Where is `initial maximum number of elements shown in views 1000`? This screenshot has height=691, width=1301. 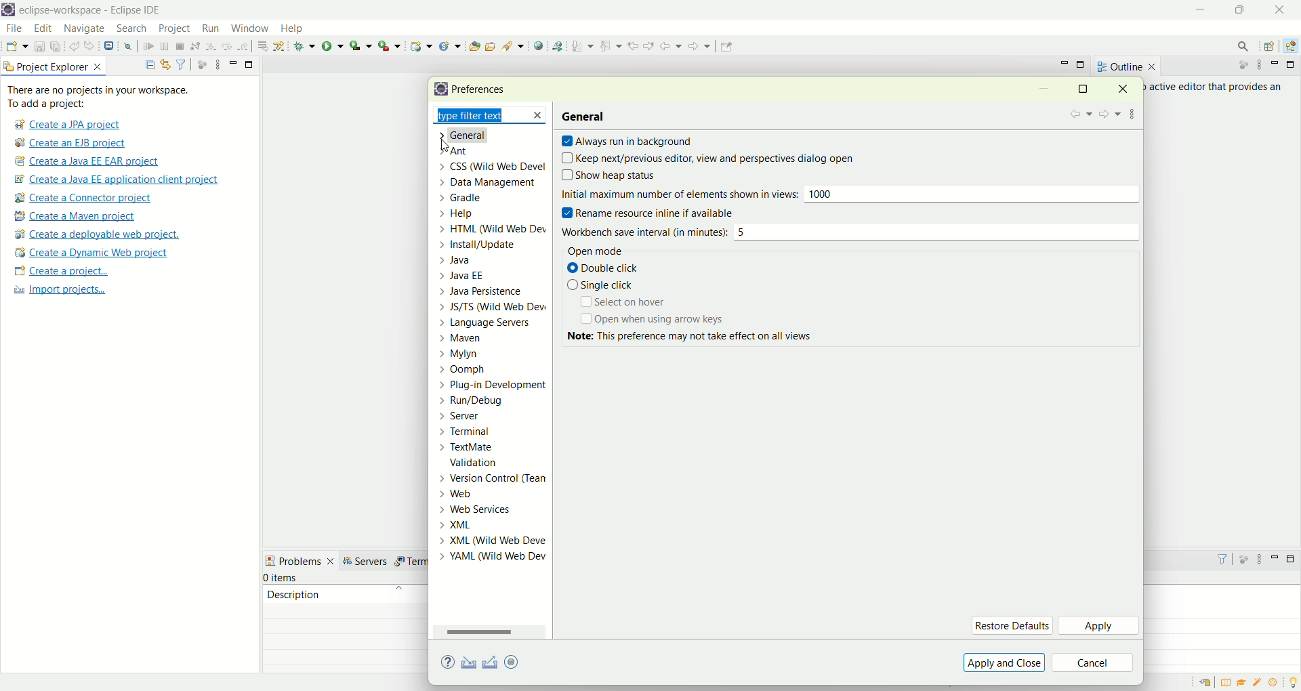
initial maximum number of elements shown in views 1000 is located at coordinates (848, 196).